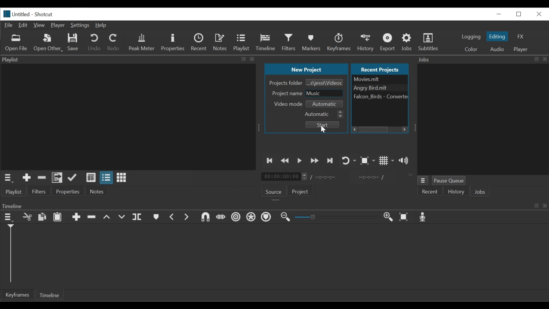 The image size is (549, 309). Describe the element at coordinates (27, 178) in the screenshot. I see `Add the Source to the playlist` at that location.